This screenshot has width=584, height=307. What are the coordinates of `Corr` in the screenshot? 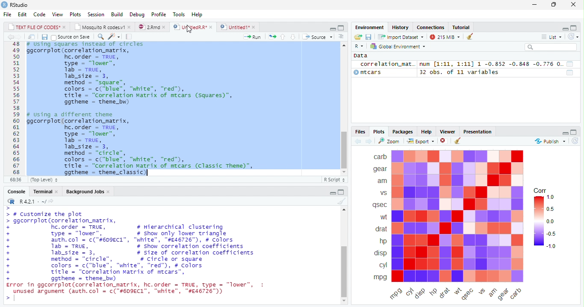 It's located at (539, 190).